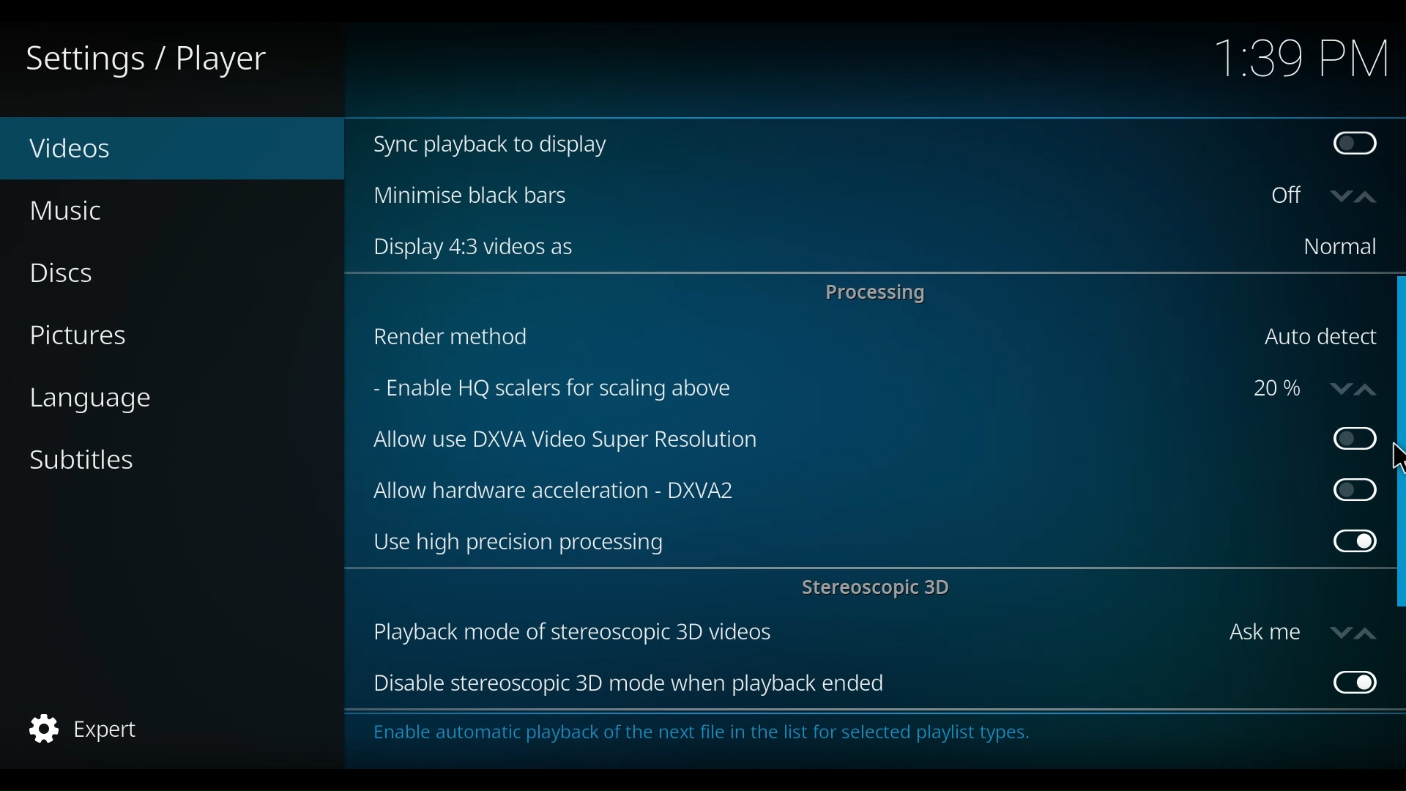  What do you see at coordinates (815, 248) in the screenshot?
I see `Display 4:3 videos as` at bounding box center [815, 248].